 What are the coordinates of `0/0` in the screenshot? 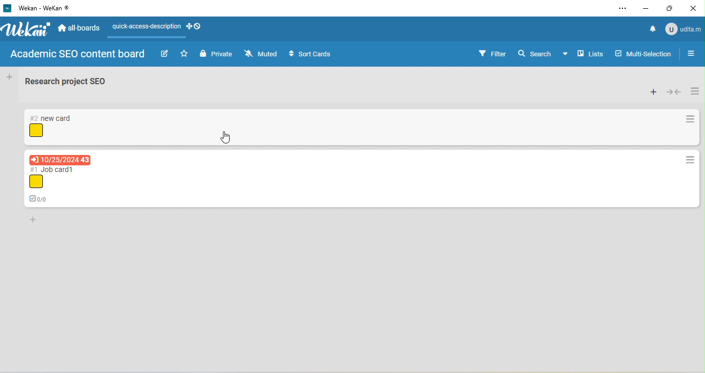 It's located at (42, 198).